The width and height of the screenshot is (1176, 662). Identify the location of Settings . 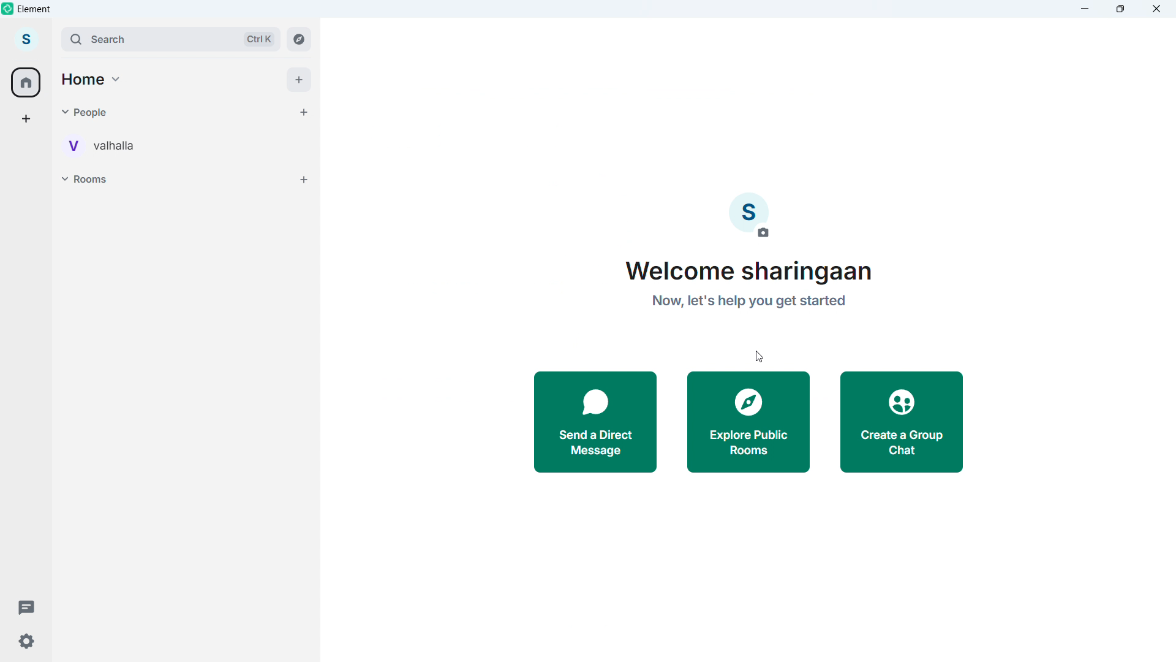
(25, 642).